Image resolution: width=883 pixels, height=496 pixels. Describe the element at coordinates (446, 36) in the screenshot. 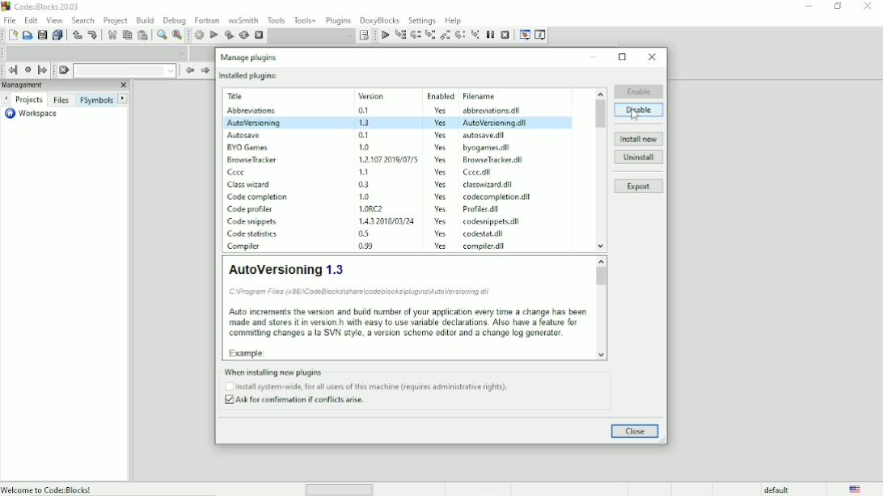

I see `Step out` at that location.